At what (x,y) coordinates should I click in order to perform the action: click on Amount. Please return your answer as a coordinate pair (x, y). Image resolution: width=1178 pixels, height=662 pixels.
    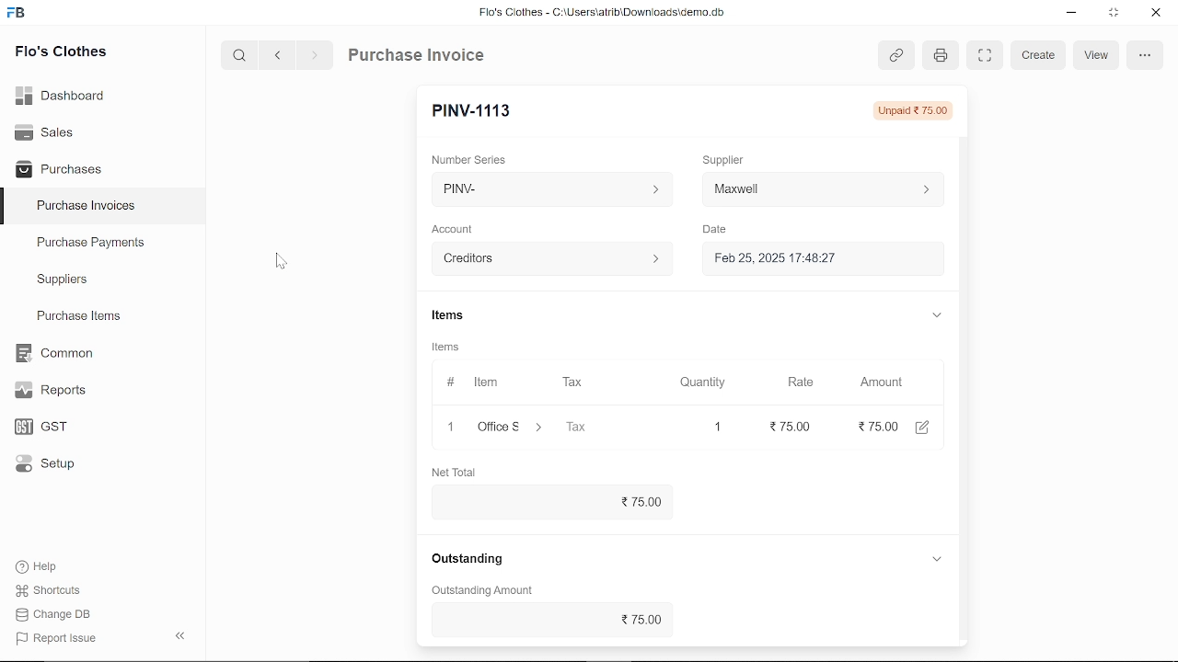
    Looking at the image, I should click on (880, 381).